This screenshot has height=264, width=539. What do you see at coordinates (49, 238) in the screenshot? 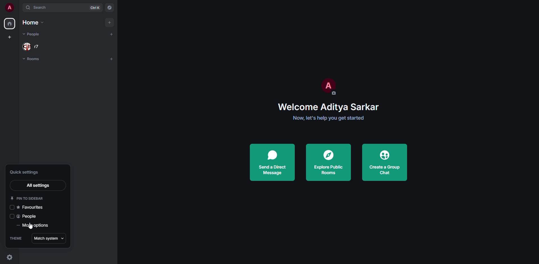
I see `match system` at bounding box center [49, 238].